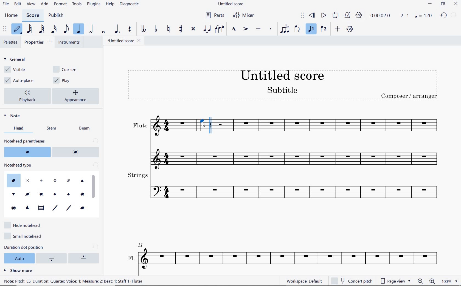  What do you see at coordinates (283, 154) in the screenshot?
I see `flute` at bounding box center [283, 154].